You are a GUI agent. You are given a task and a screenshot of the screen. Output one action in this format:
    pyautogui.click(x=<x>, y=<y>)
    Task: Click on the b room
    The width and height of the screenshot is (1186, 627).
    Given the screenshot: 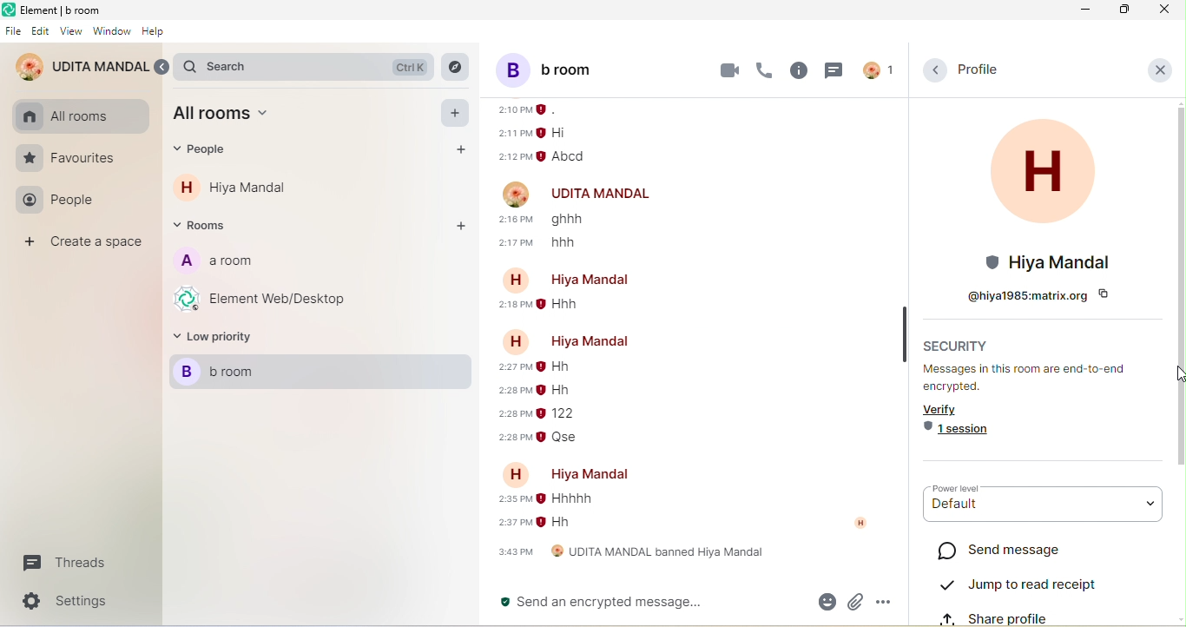 What is the action you would take?
    pyautogui.click(x=324, y=373)
    